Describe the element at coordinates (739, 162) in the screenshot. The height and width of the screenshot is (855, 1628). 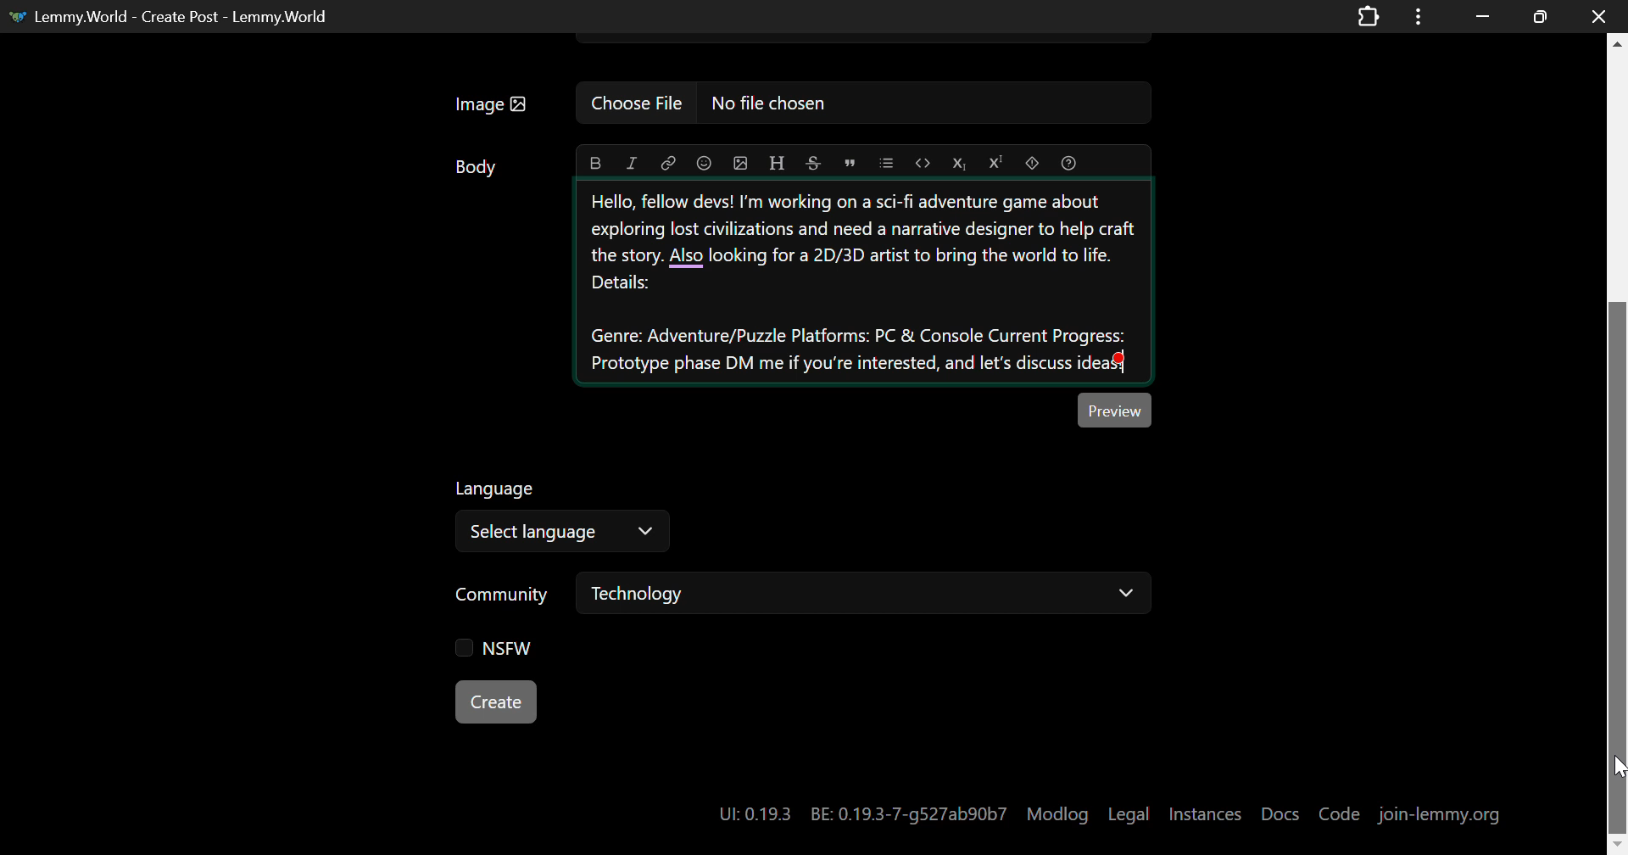
I see `upload image` at that location.